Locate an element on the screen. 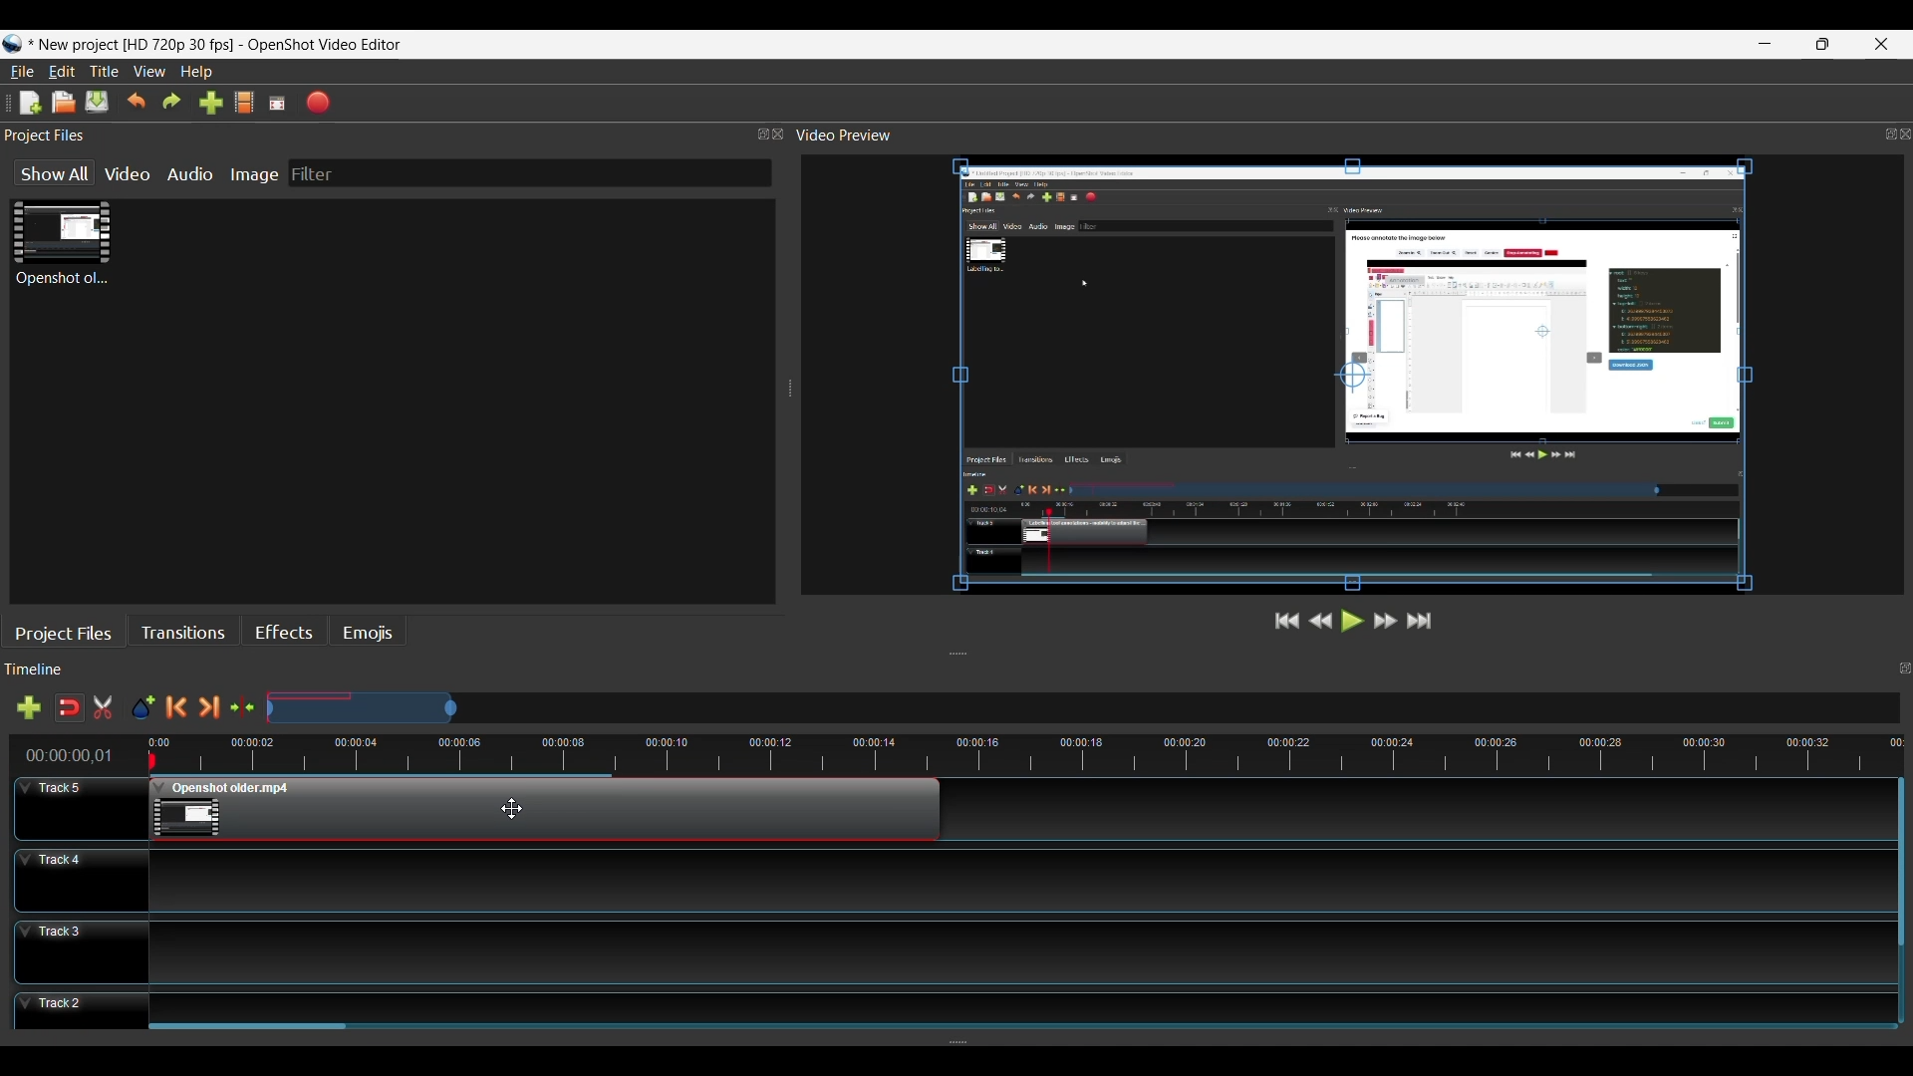 The height and width of the screenshot is (1076, 1913). Import Files is located at coordinates (211, 103).